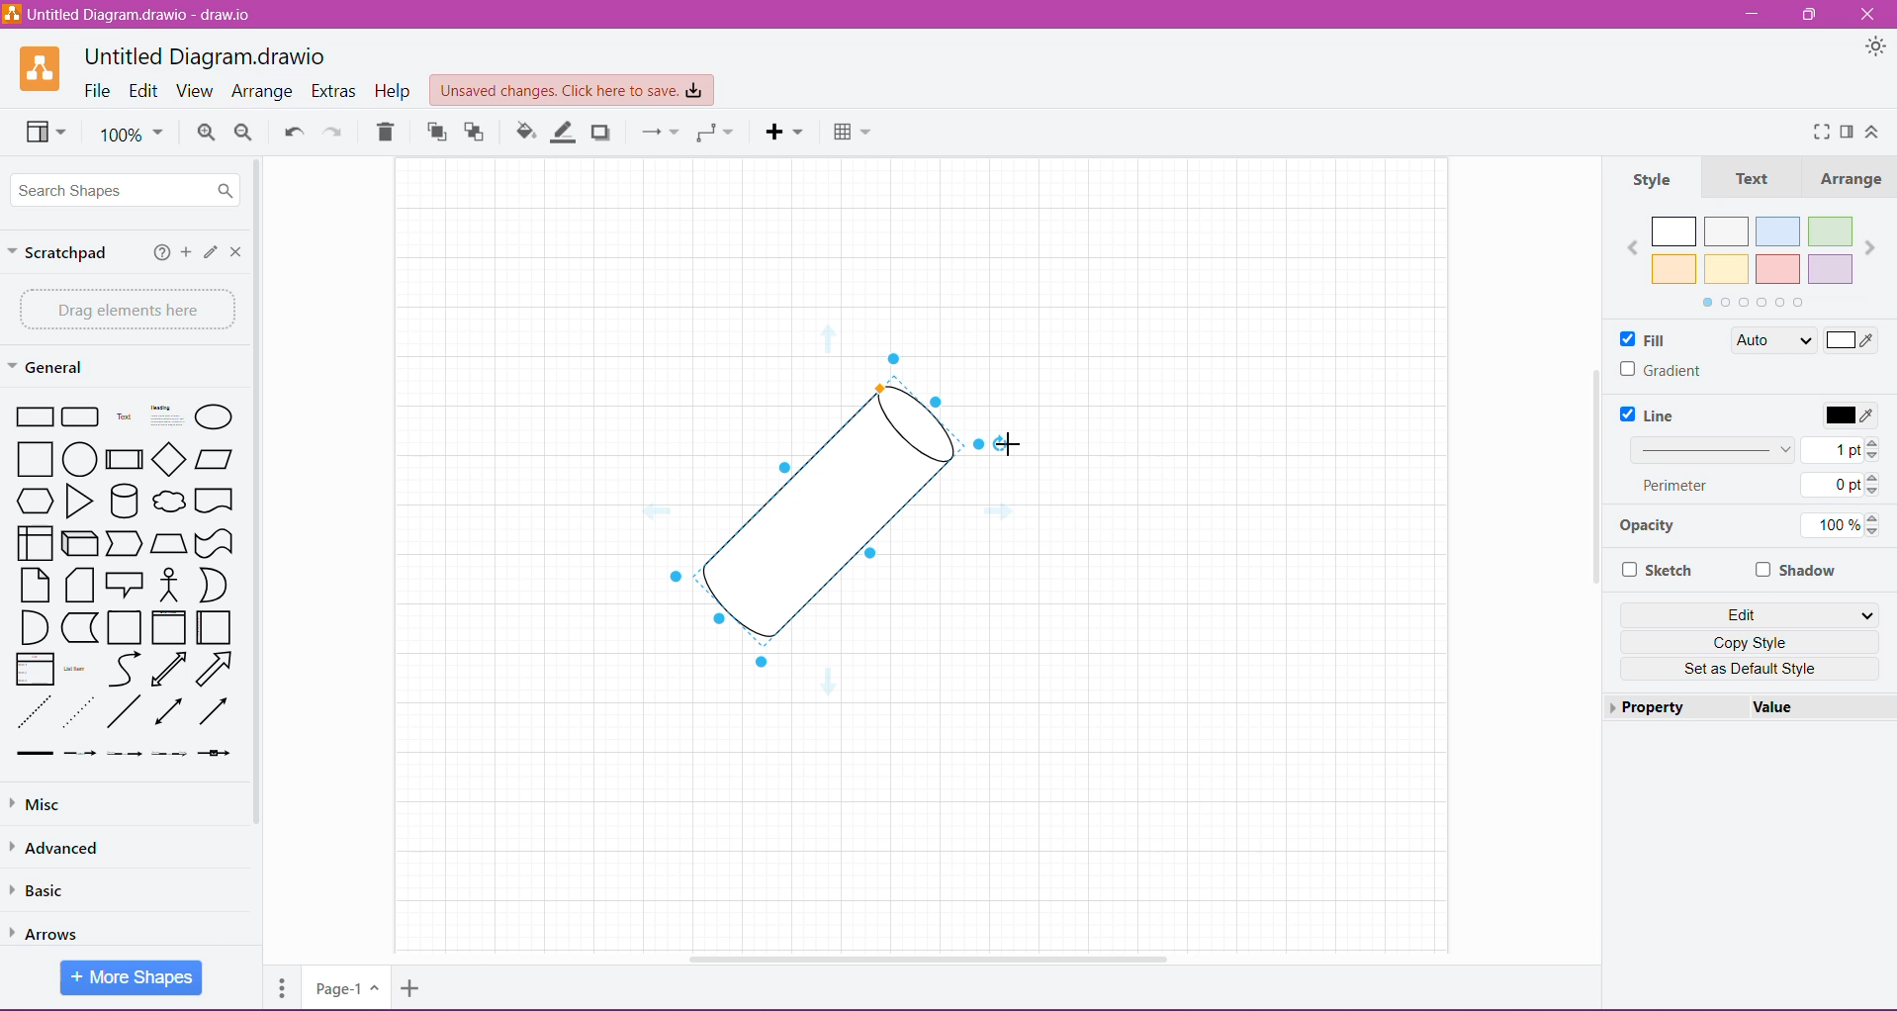 This screenshot has height=1011, width=1897. I want to click on Advanced, so click(62, 847).